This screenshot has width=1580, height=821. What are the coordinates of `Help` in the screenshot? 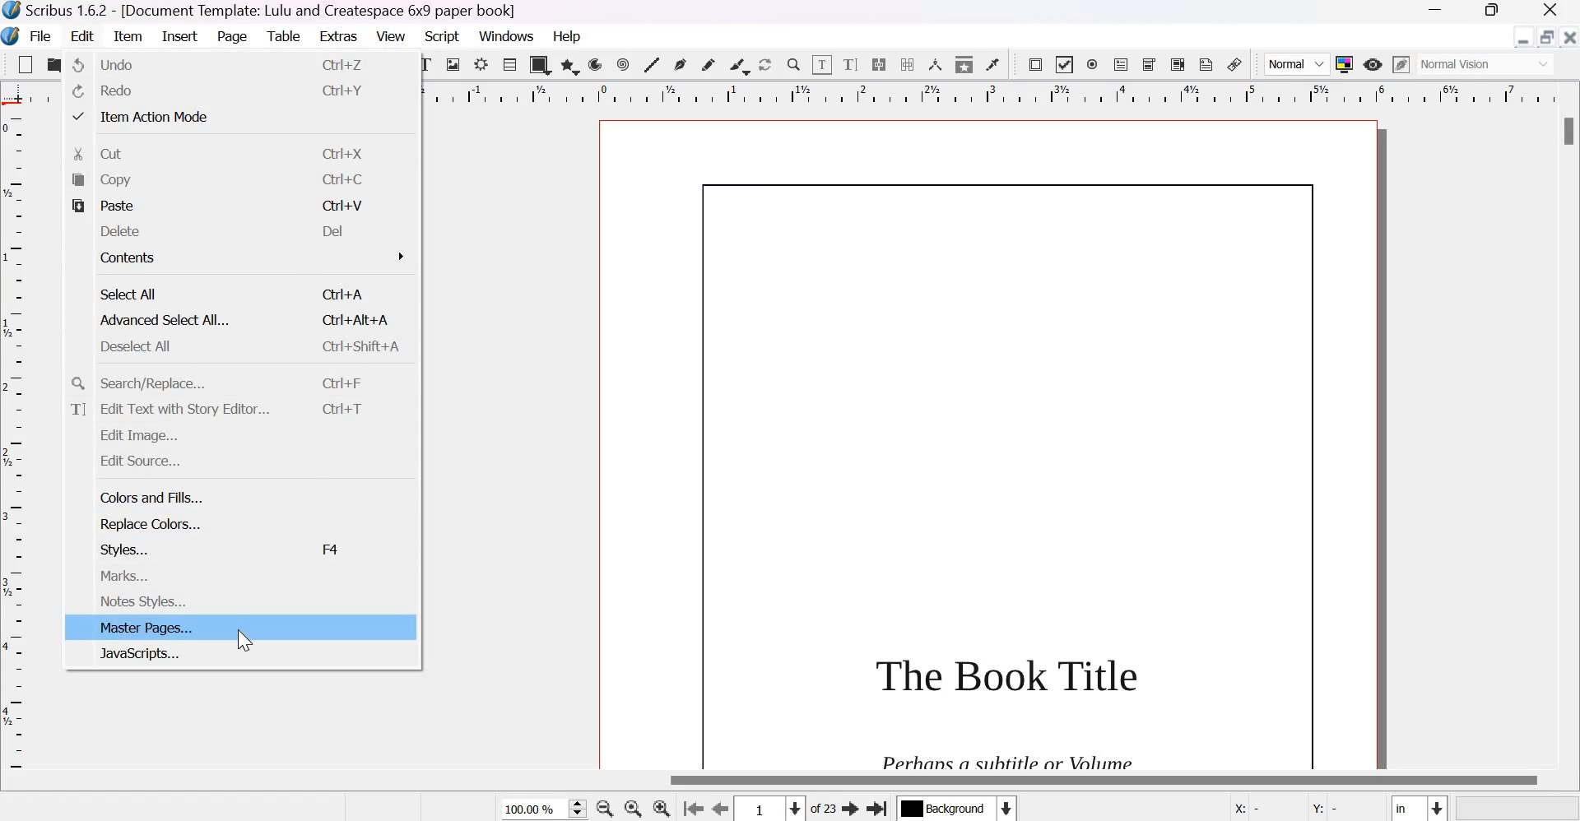 It's located at (569, 35).